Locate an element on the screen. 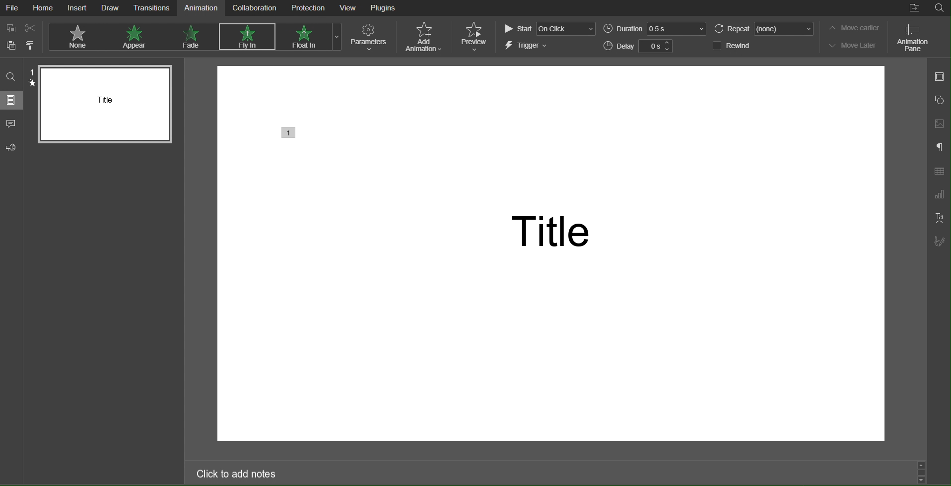 This screenshot has height=486, width=951. Fade is located at coordinates (192, 36).